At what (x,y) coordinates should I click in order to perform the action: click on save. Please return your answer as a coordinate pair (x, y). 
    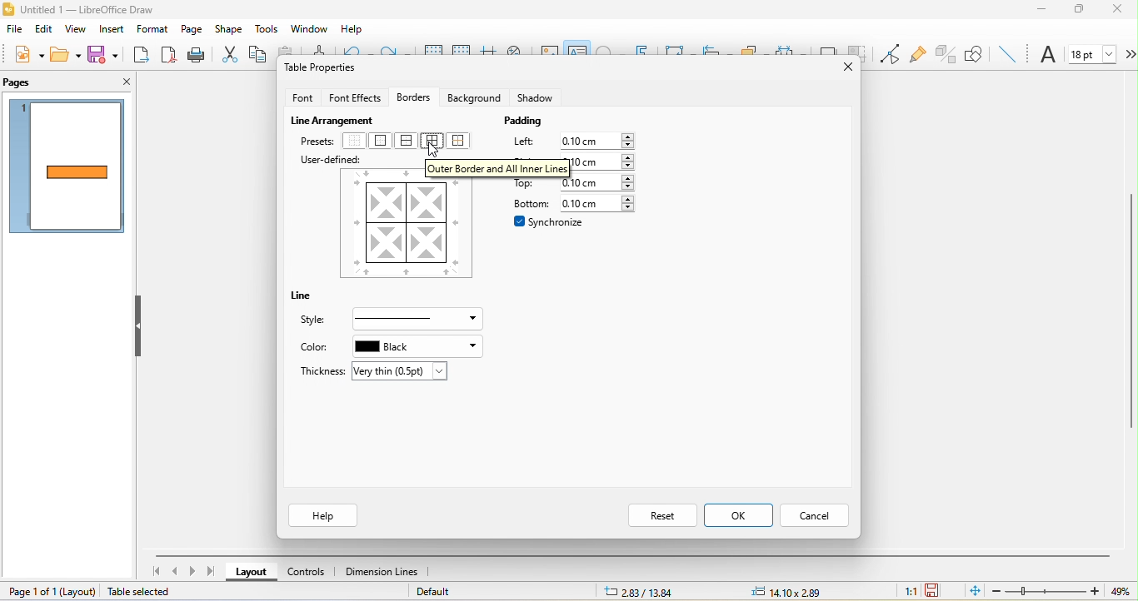
    Looking at the image, I should click on (102, 54).